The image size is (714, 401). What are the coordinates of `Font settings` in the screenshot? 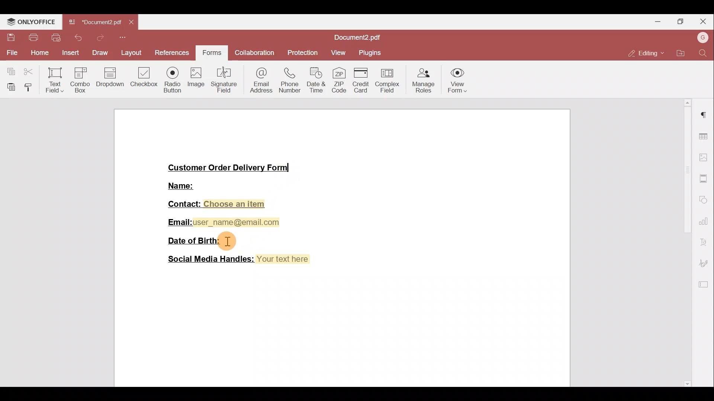 It's located at (704, 243).